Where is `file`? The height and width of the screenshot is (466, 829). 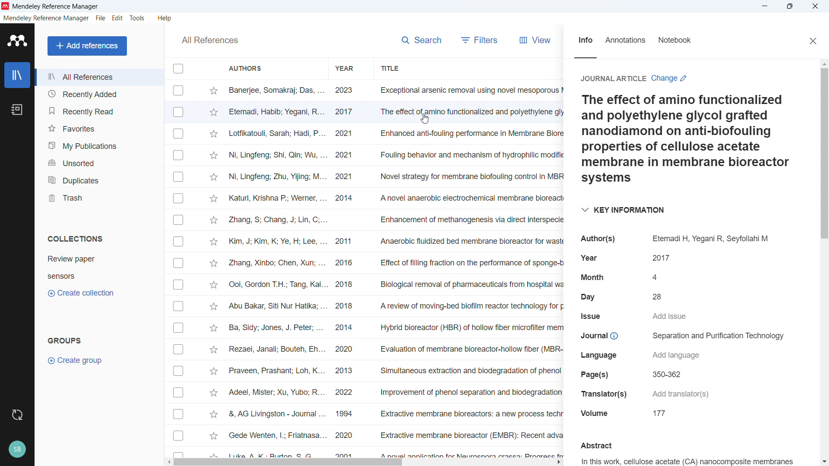 file is located at coordinates (101, 18).